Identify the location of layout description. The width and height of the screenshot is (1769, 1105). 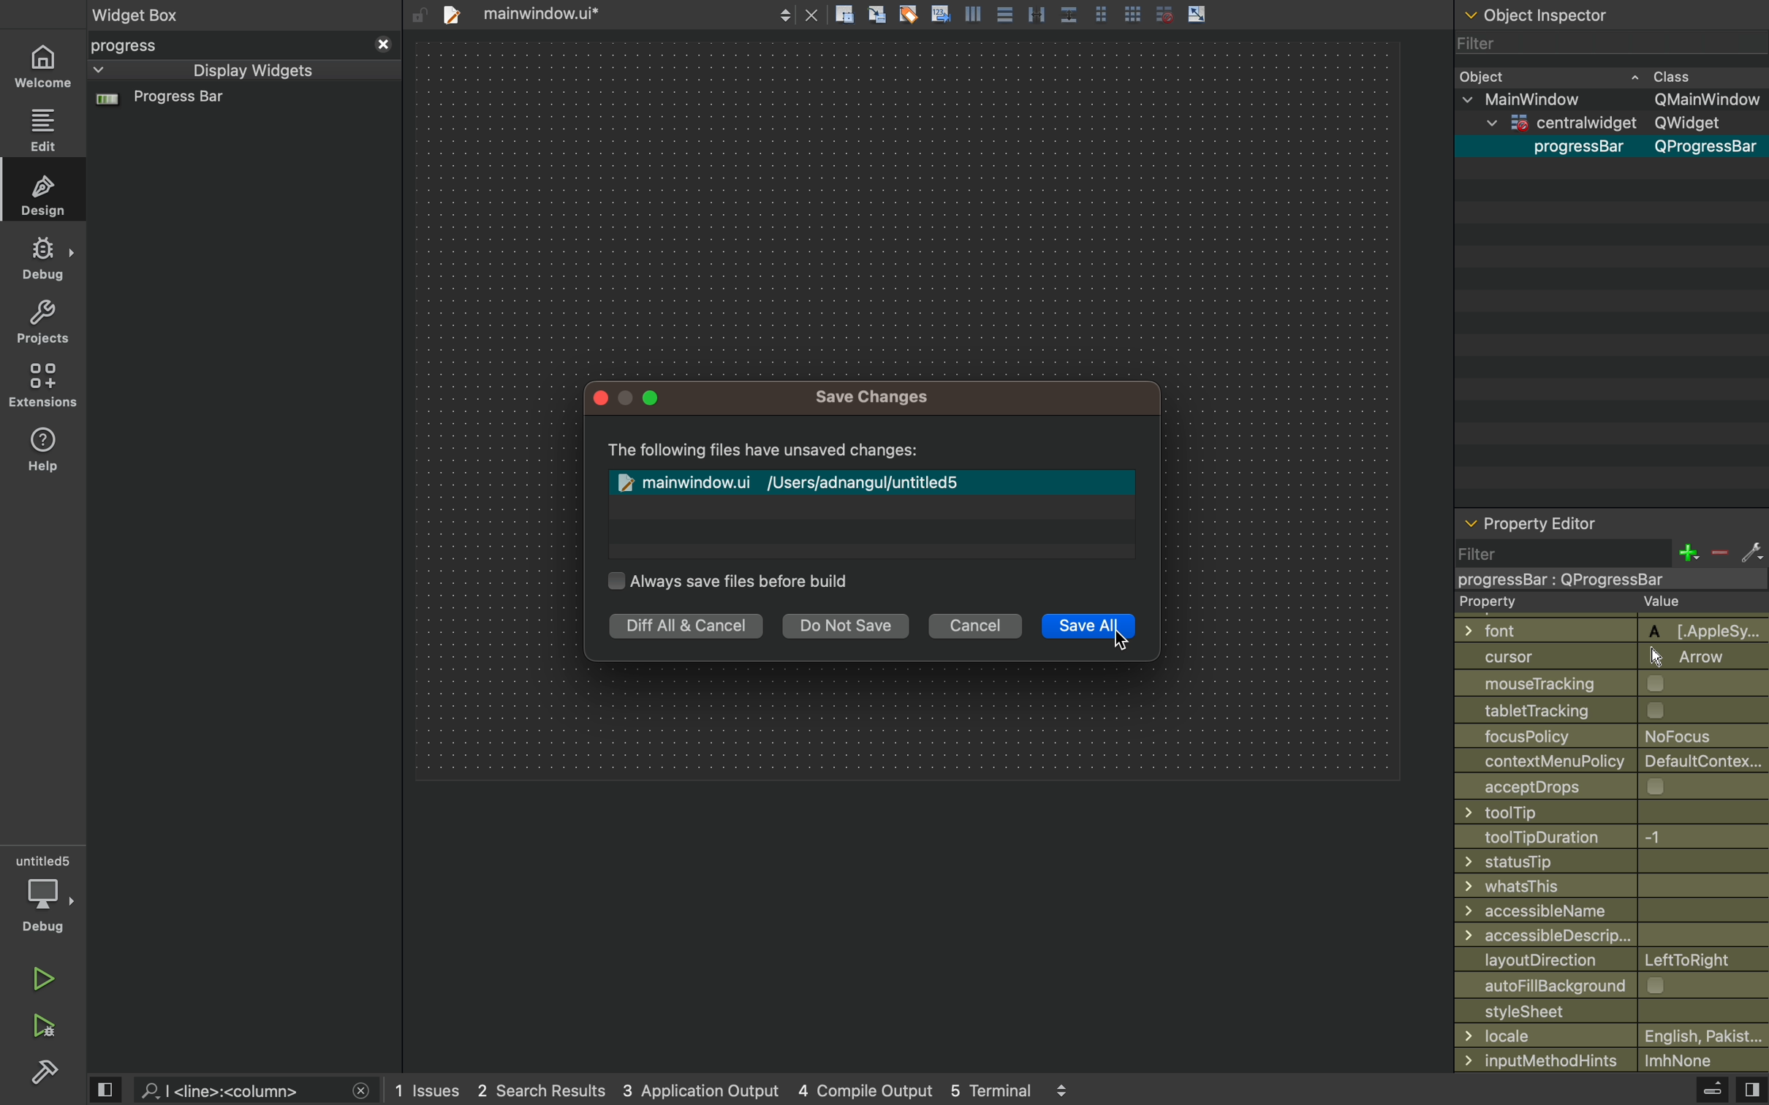
(1607, 960).